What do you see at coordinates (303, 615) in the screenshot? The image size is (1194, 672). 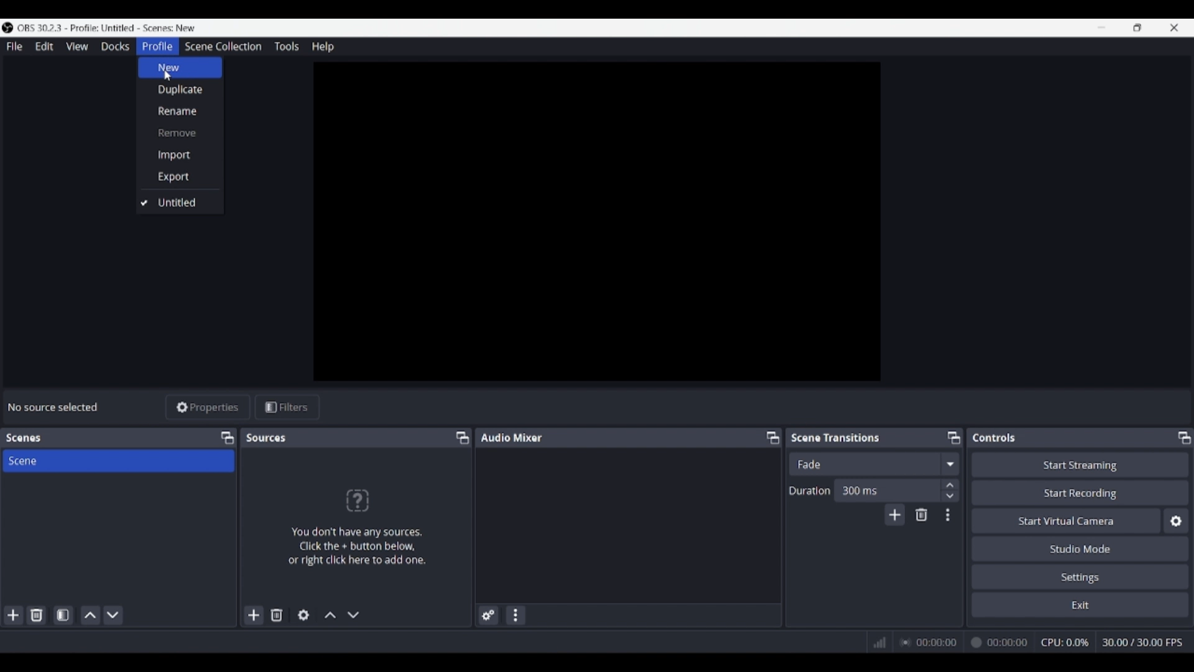 I see `Open source properties` at bounding box center [303, 615].